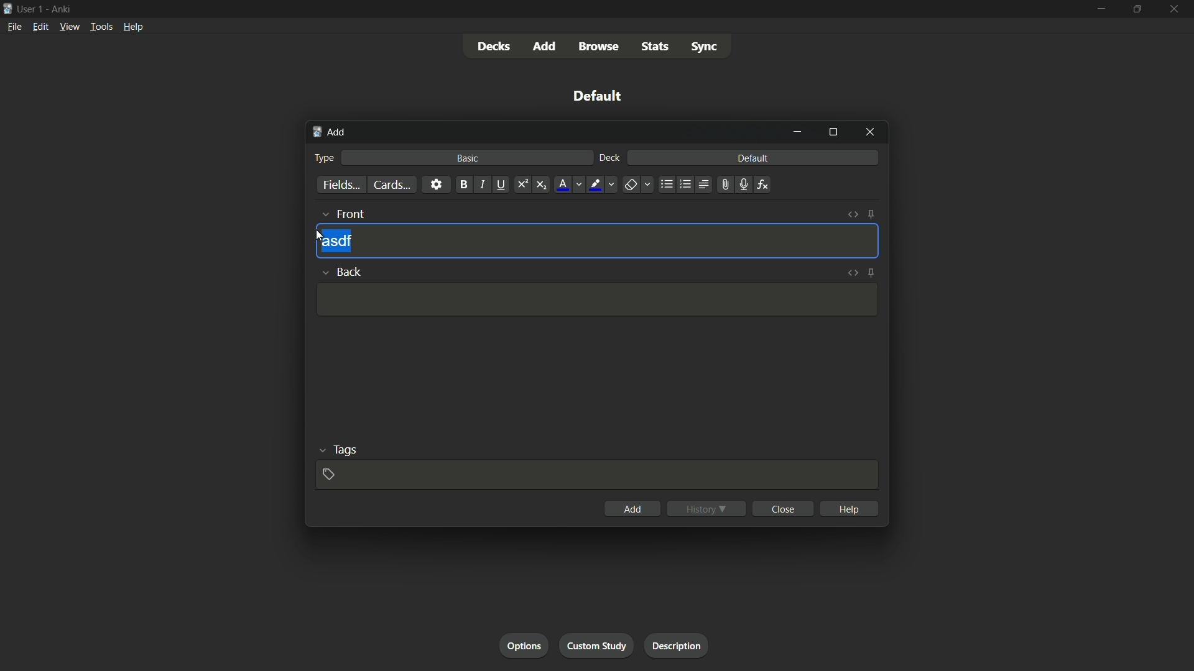 This screenshot has width=1194, height=671. Describe the element at coordinates (545, 45) in the screenshot. I see `add` at that location.